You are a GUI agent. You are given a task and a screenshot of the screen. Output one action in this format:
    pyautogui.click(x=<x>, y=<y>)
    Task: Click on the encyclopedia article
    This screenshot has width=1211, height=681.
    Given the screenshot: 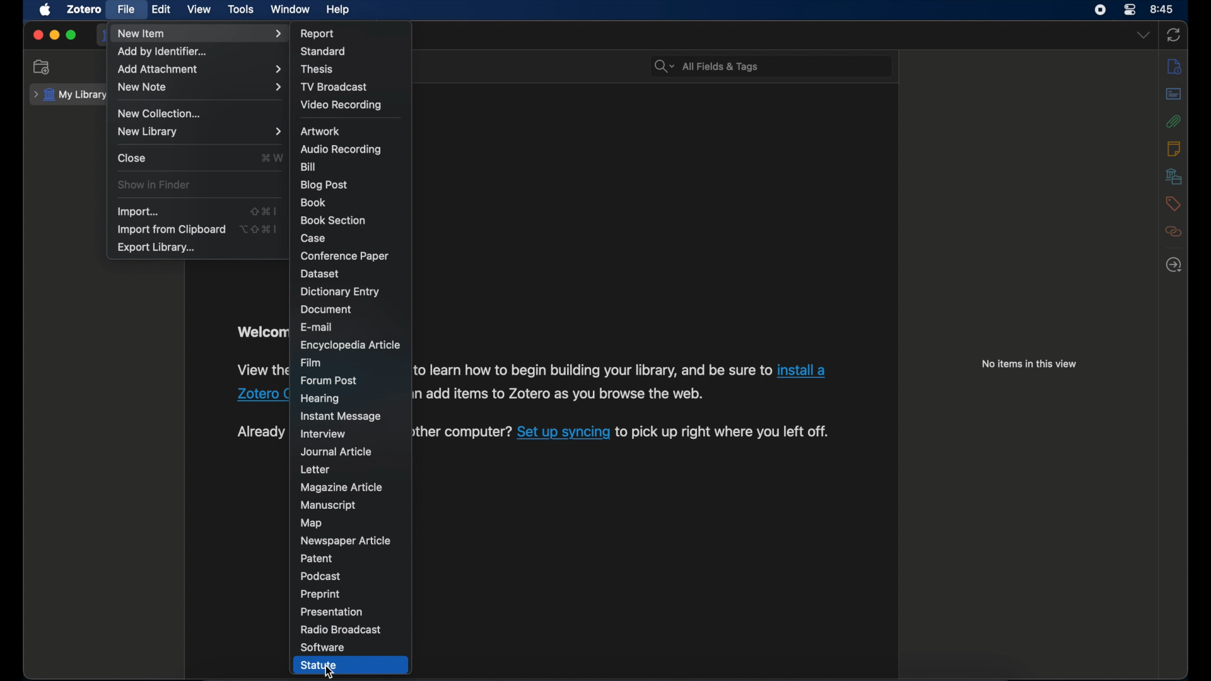 What is the action you would take?
    pyautogui.click(x=349, y=346)
    